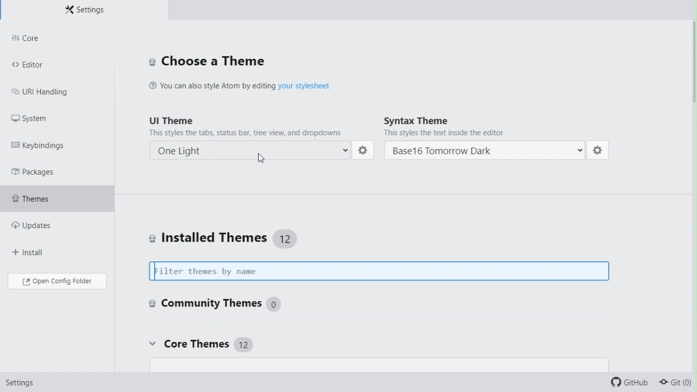 This screenshot has height=392, width=697. Describe the element at coordinates (47, 89) in the screenshot. I see `URL handling` at that location.